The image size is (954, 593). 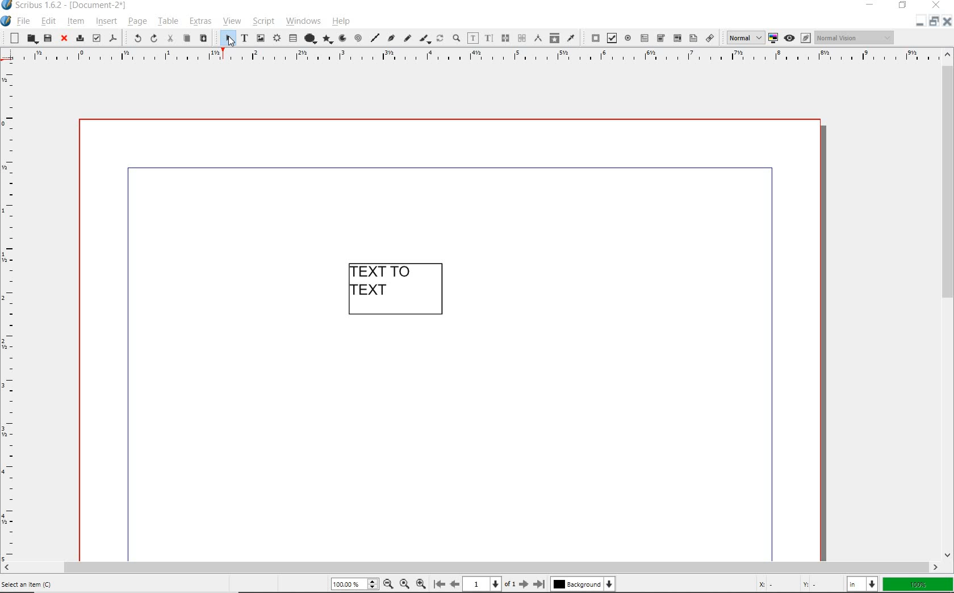 I want to click on edit contents of frame, so click(x=473, y=37).